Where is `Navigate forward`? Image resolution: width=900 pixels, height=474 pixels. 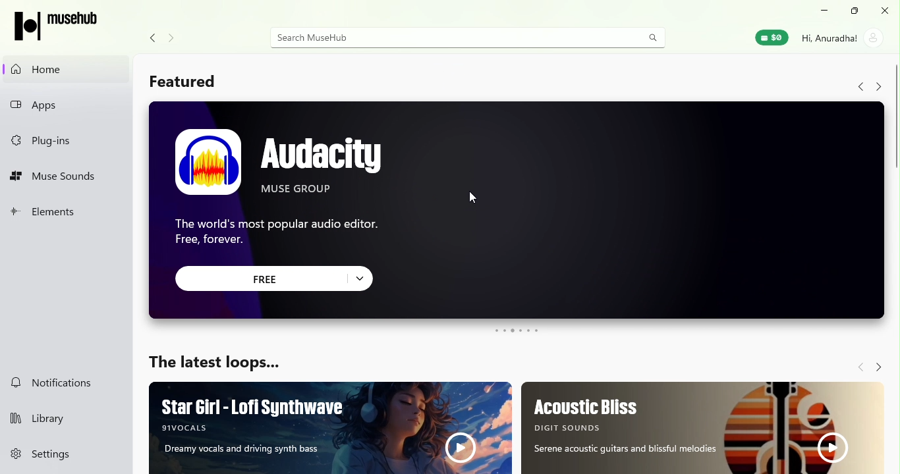 Navigate forward is located at coordinates (880, 368).